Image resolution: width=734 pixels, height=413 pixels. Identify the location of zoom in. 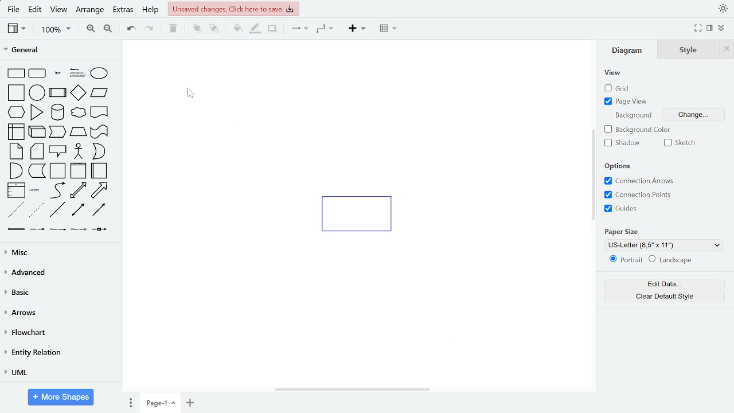
(89, 30).